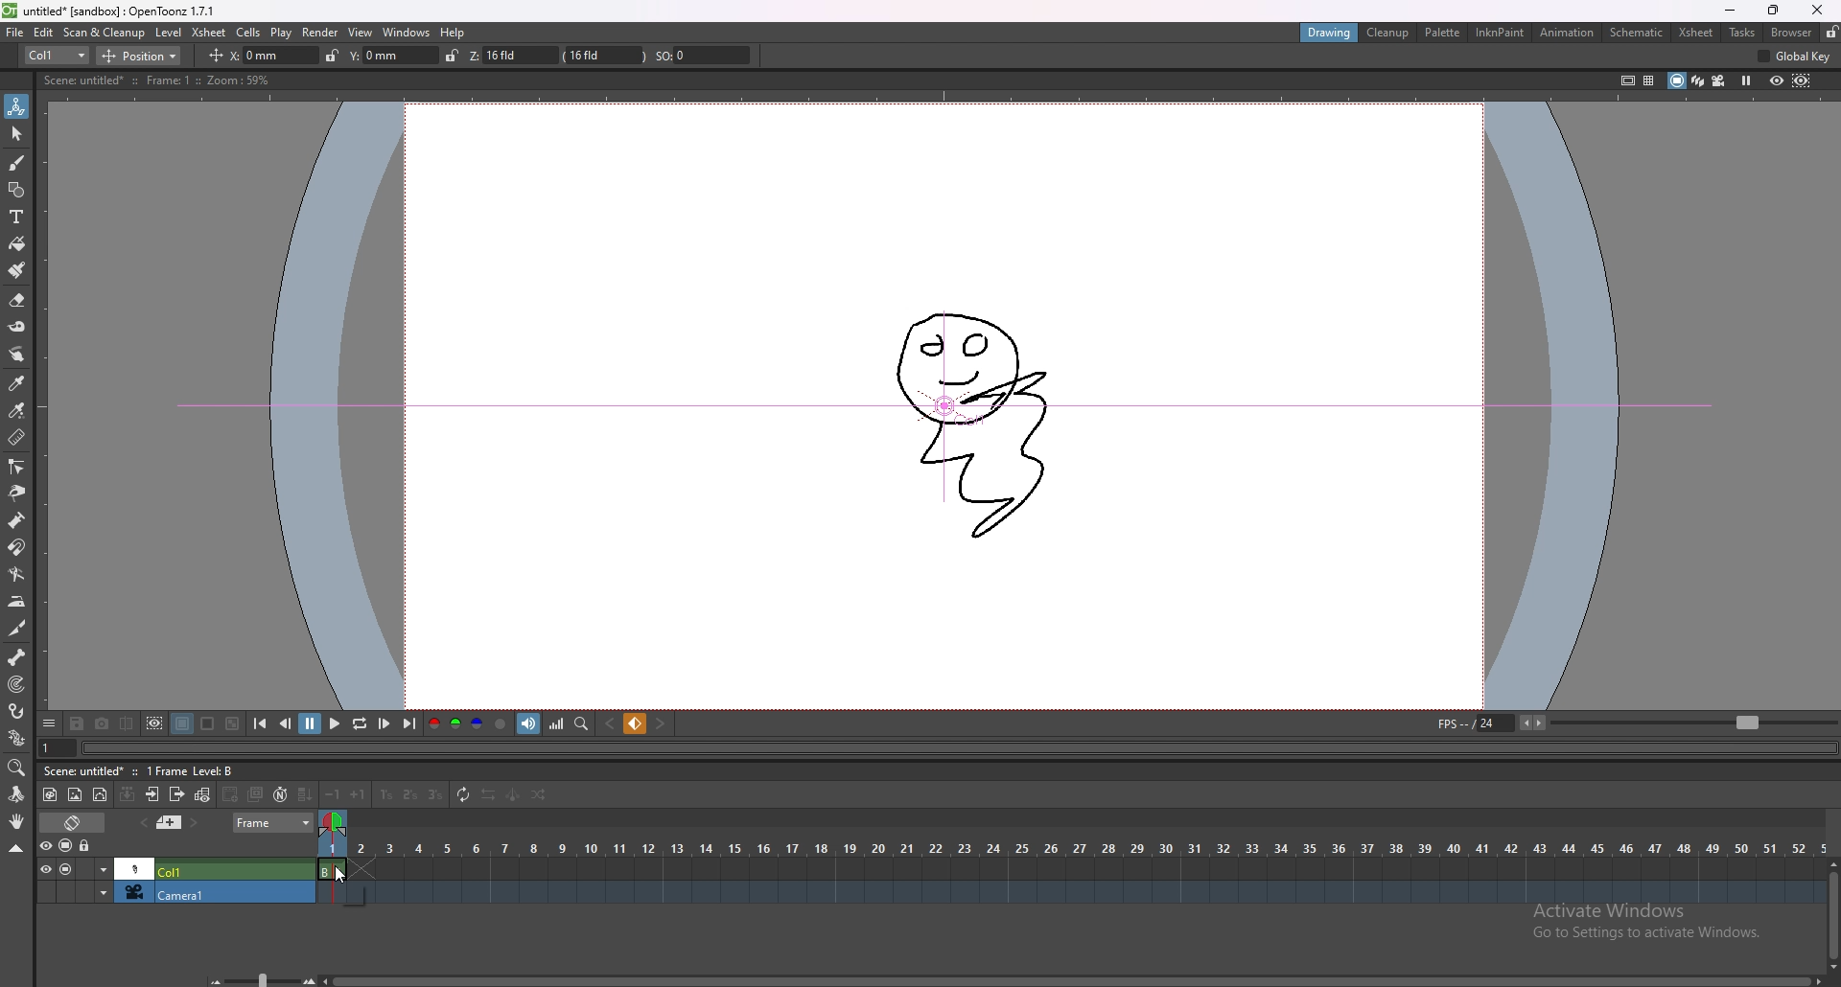 Image resolution: width=1841 pixels, height=987 pixels. What do you see at coordinates (453, 725) in the screenshot?
I see `green channel` at bounding box center [453, 725].